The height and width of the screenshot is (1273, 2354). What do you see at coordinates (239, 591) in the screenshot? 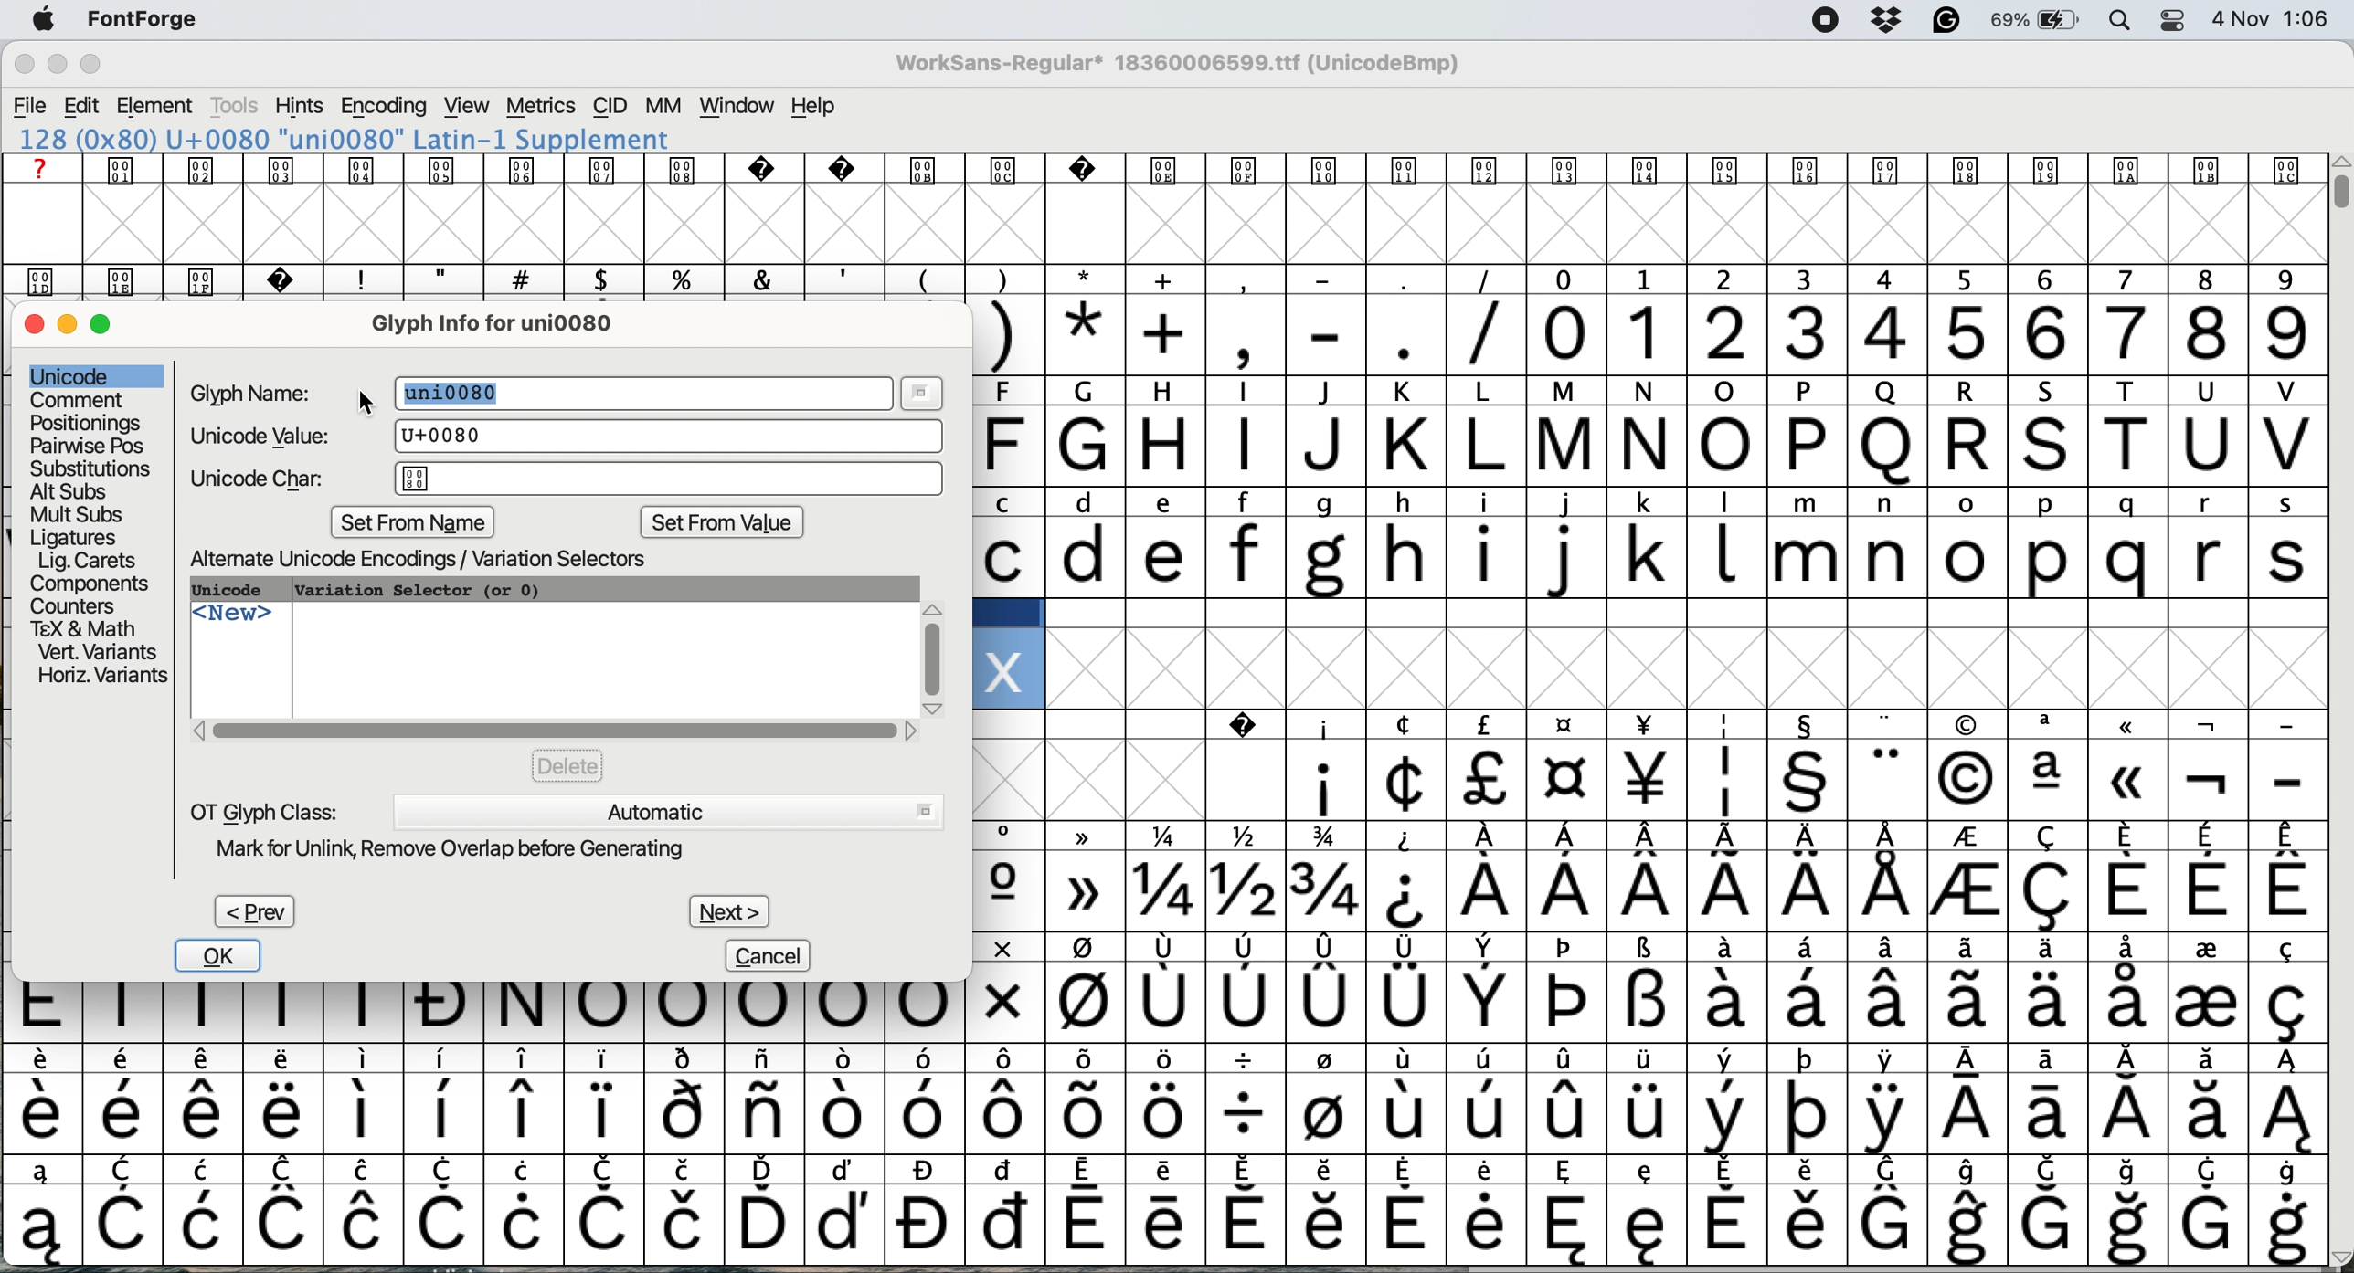
I see `unicode` at bounding box center [239, 591].